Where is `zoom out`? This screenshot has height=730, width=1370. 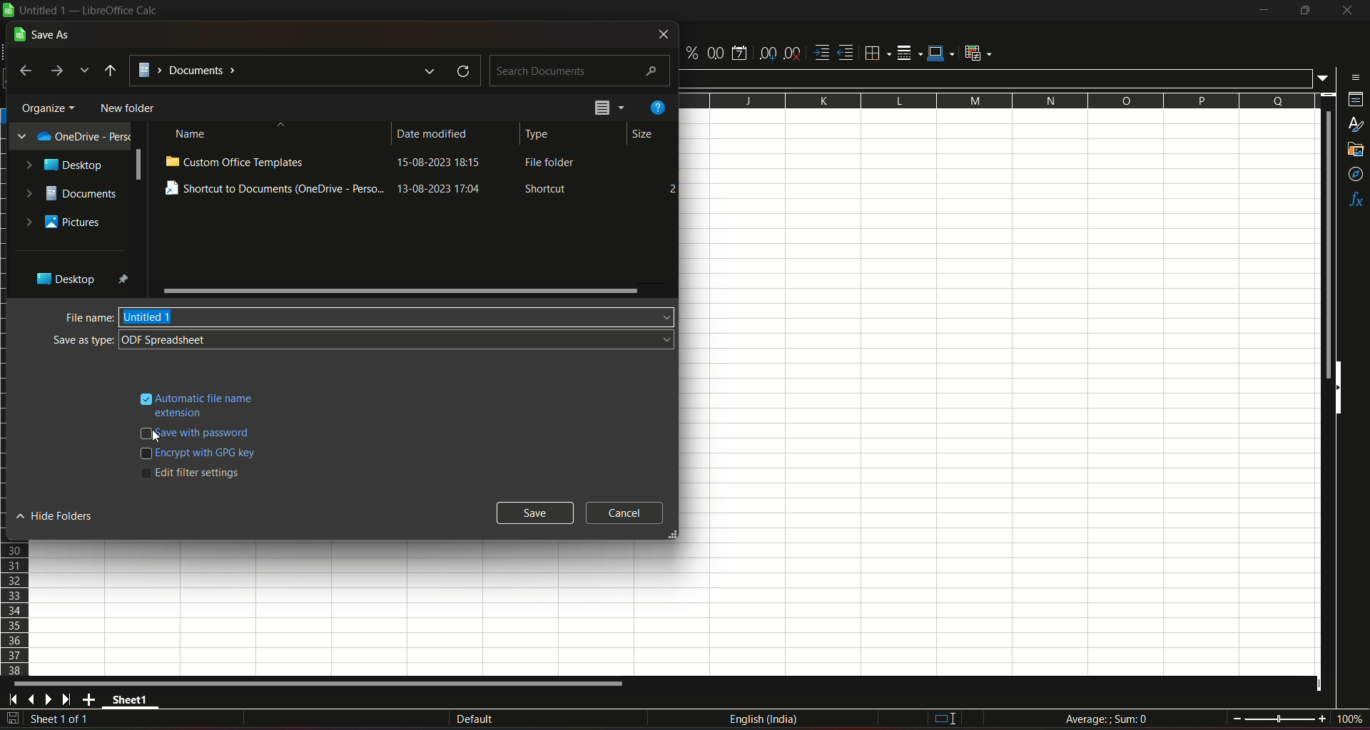 zoom out is located at coordinates (1237, 717).